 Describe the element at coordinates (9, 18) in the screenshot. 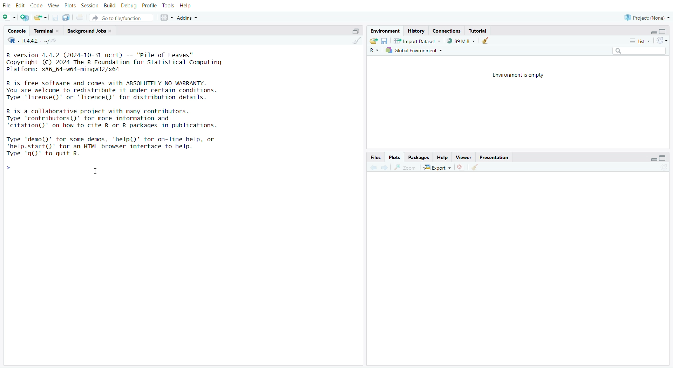

I see `New File` at that location.